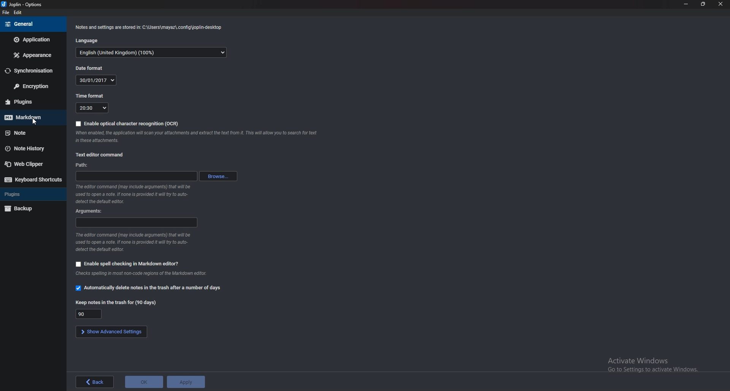 This screenshot has width=730, height=391. Describe the element at coordinates (90, 40) in the screenshot. I see `Language` at that location.